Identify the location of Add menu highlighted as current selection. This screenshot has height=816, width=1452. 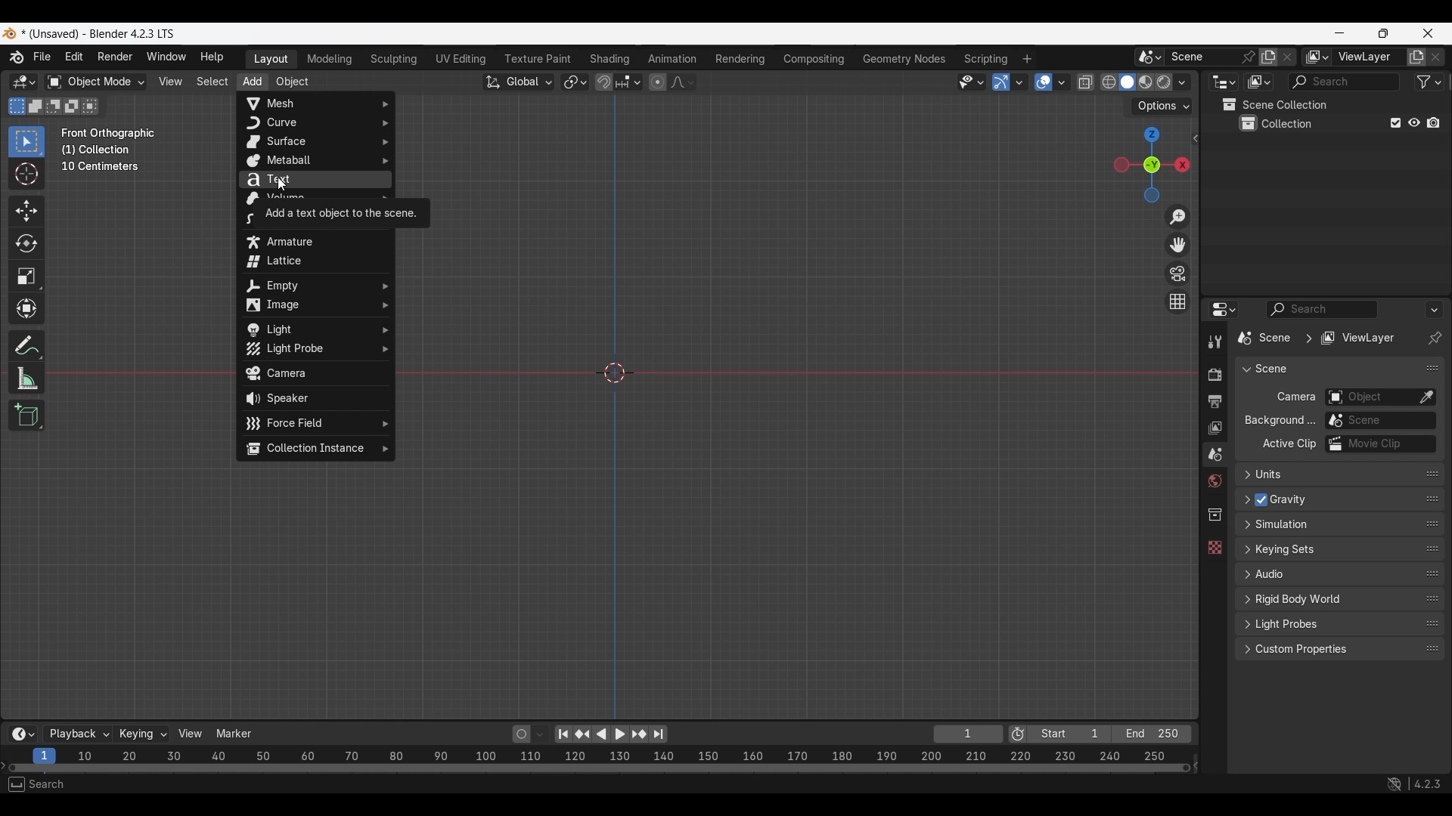
(253, 82).